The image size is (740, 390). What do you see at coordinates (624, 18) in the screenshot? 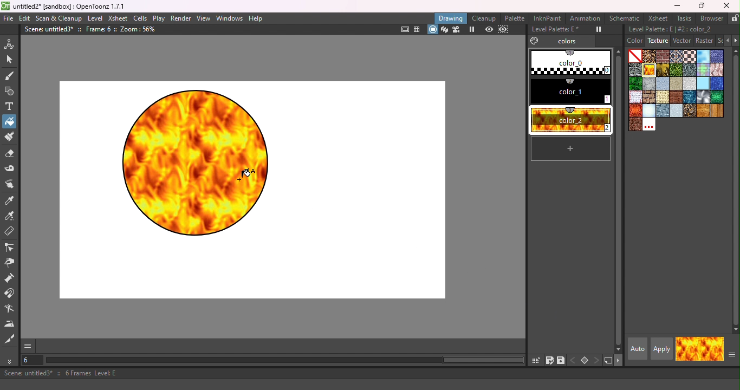
I see `Schematic` at bounding box center [624, 18].